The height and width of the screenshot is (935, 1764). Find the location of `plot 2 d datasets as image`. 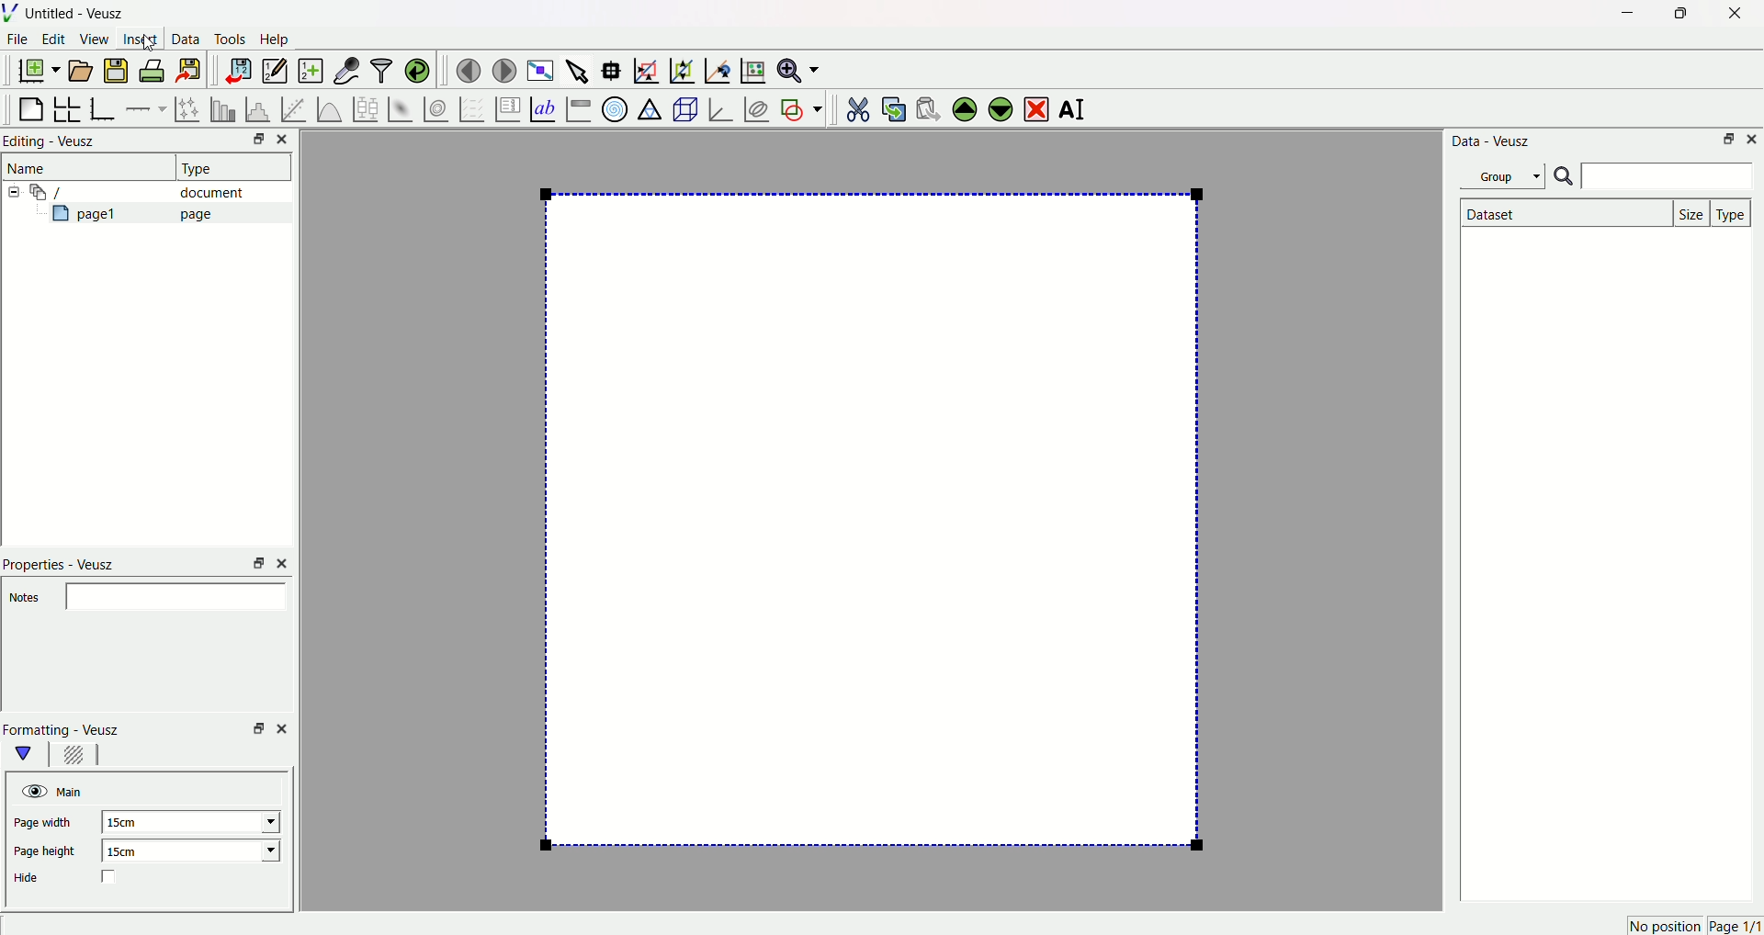

plot 2 d datasets as image is located at coordinates (401, 107).